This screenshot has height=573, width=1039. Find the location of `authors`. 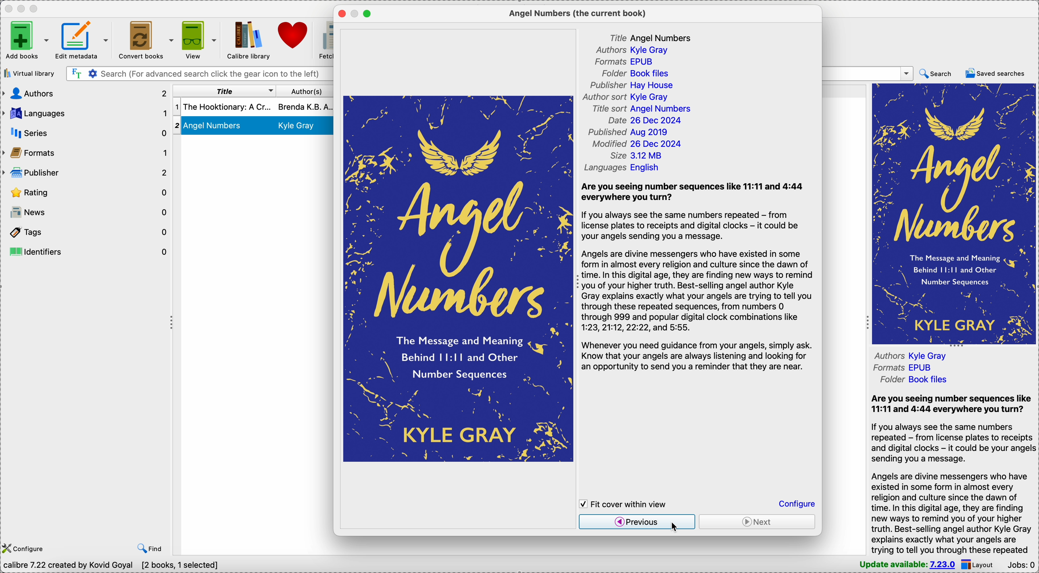

authors is located at coordinates (630, 51).